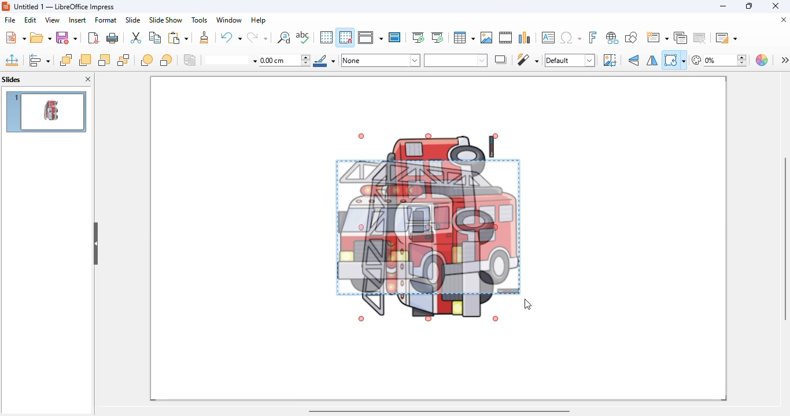 The image size is (790, 416). What do you see at coordinates (763, 60) in the screenshot?
I see `color` at bounding box center [763, 60].